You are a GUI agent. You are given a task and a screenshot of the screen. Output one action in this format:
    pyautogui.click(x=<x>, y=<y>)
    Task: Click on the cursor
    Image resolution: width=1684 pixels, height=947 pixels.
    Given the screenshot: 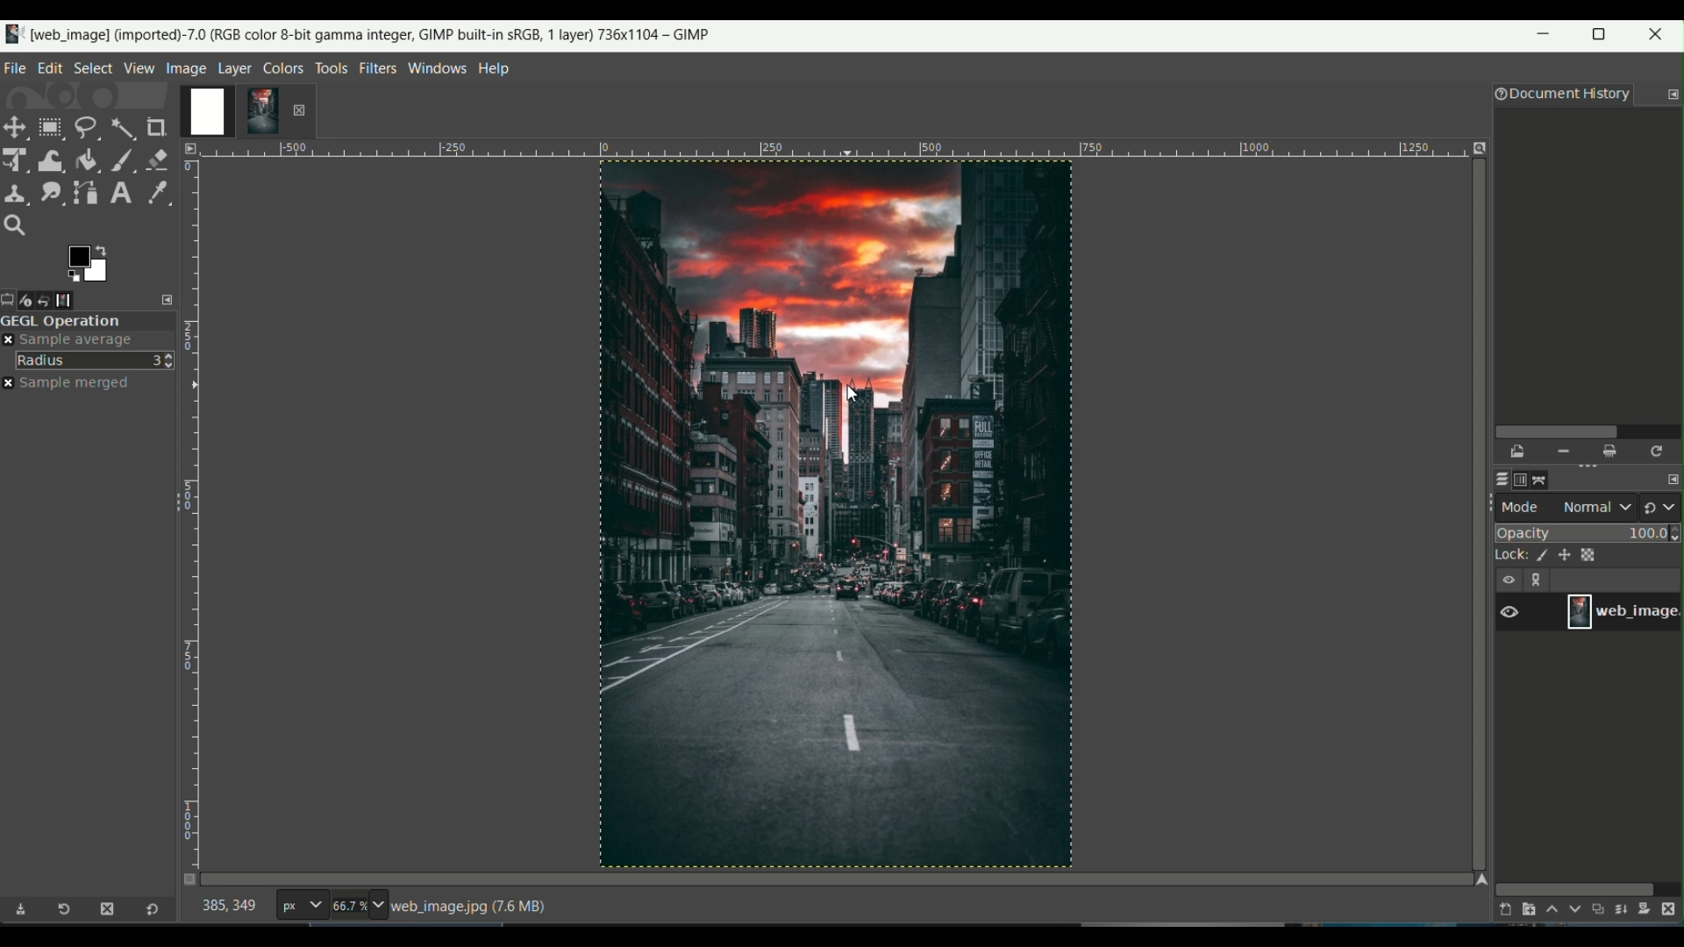 What is the action you would take?
    pyautogui.click(x=852, y=397)
    